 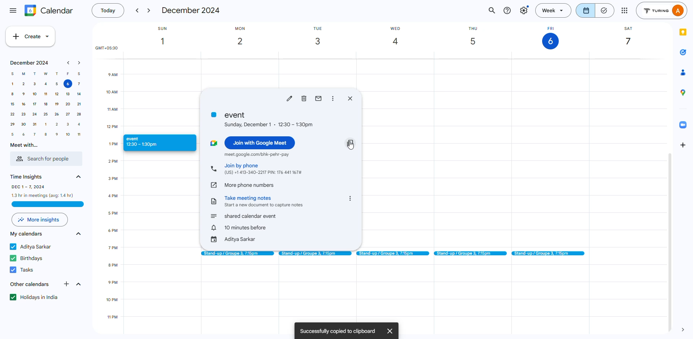 What do you see at coordinates (23, 95) in the screenshot?
I see `9` at bounding box center [23, 95].